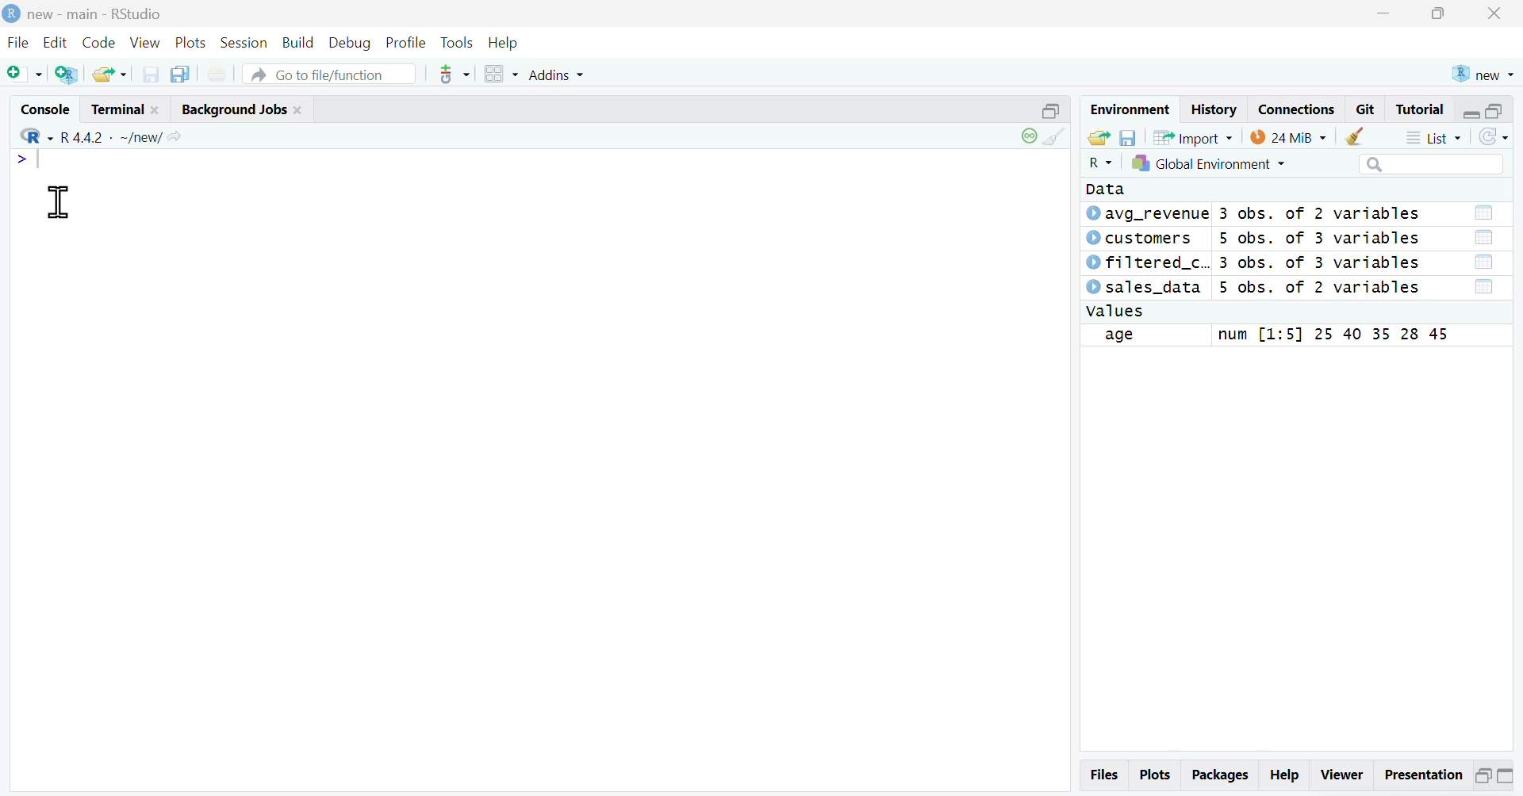 This screenshot has width=1523, height=796. I want to click on maximize pane, so click(1496, 112).